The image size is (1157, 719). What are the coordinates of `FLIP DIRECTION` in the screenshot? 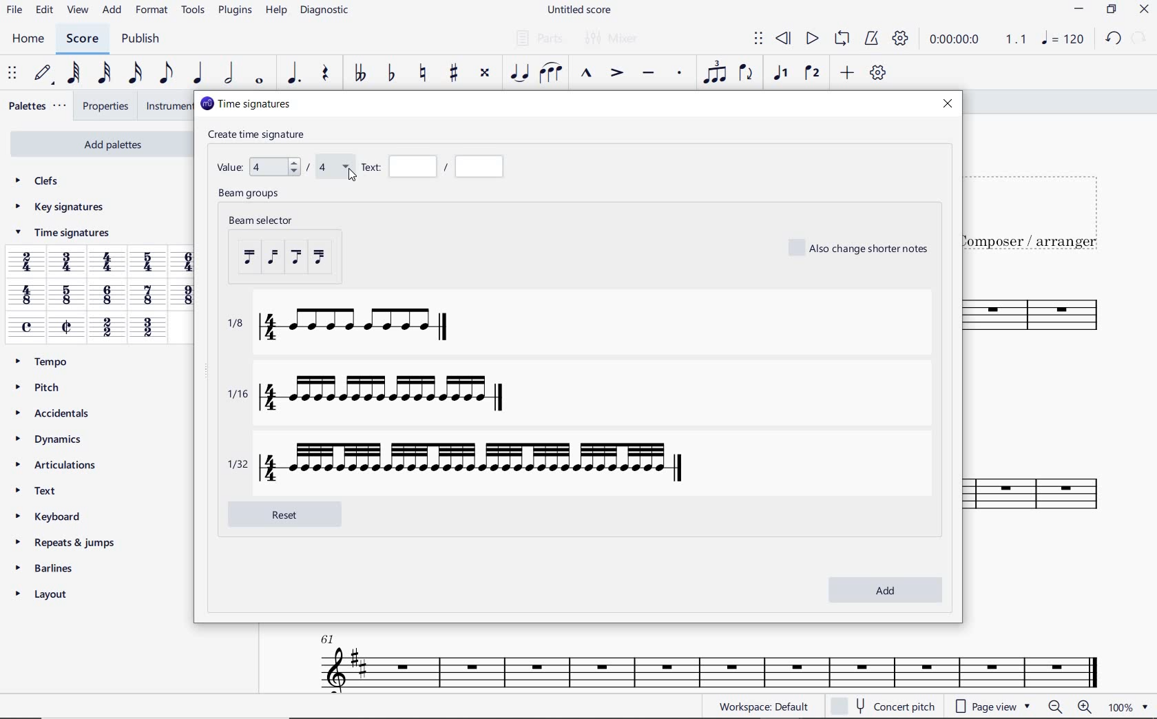 It's located at (746, 74).